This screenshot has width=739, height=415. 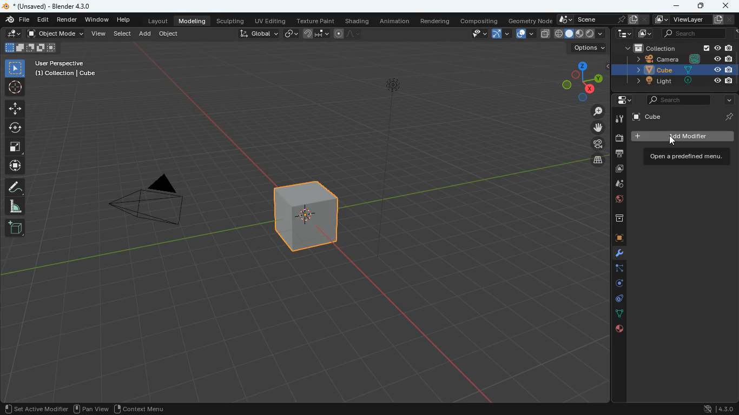 I want to click on shading, so click(x=357, y=21).